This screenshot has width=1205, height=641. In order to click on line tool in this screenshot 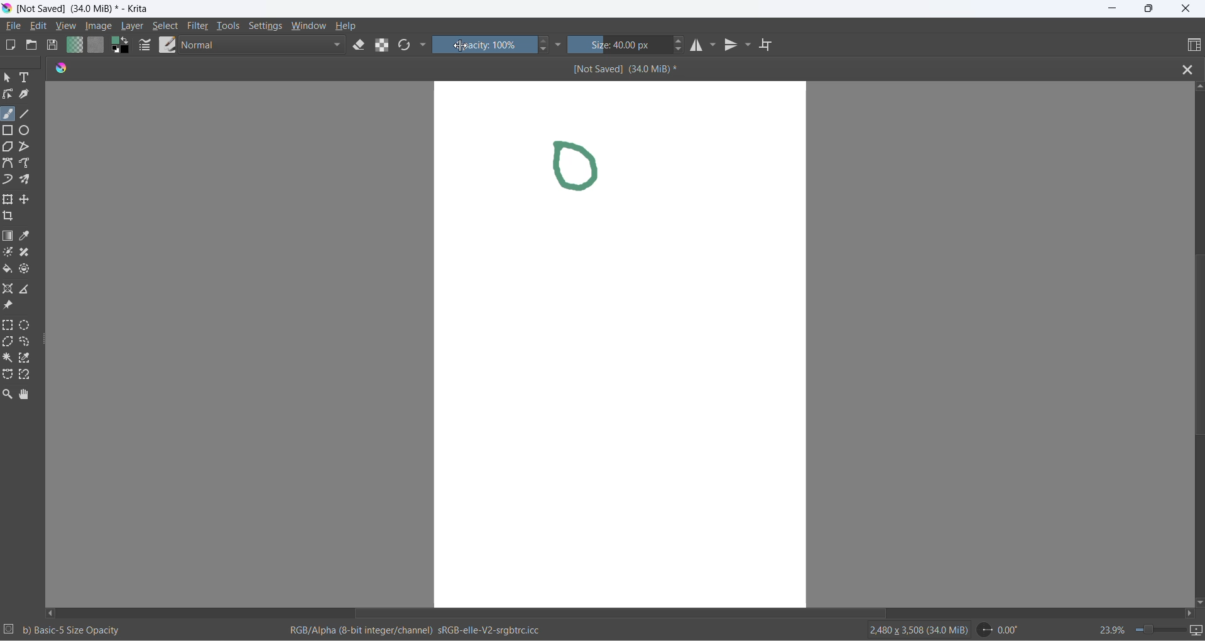, I will do `click(32, 114)`.